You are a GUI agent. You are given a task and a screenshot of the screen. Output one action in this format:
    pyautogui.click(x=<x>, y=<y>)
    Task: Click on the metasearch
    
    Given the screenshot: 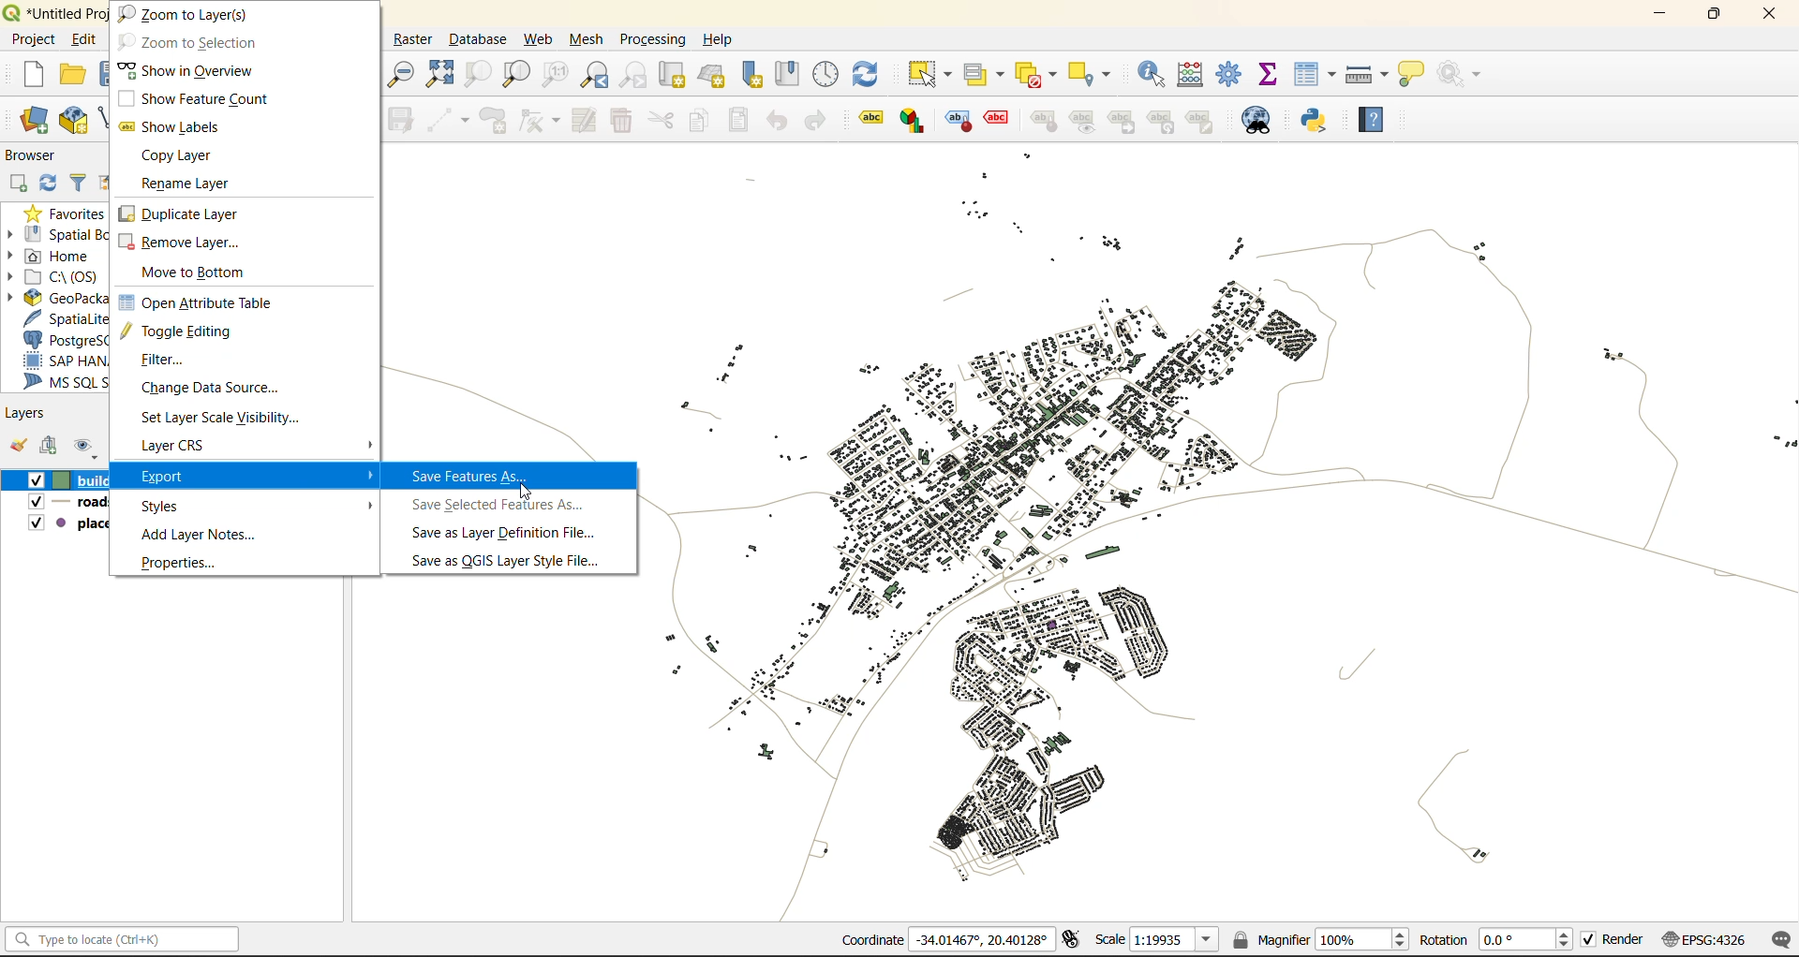 What is the action you would take?
    pyautogui.click(x=1266, y=121)
    